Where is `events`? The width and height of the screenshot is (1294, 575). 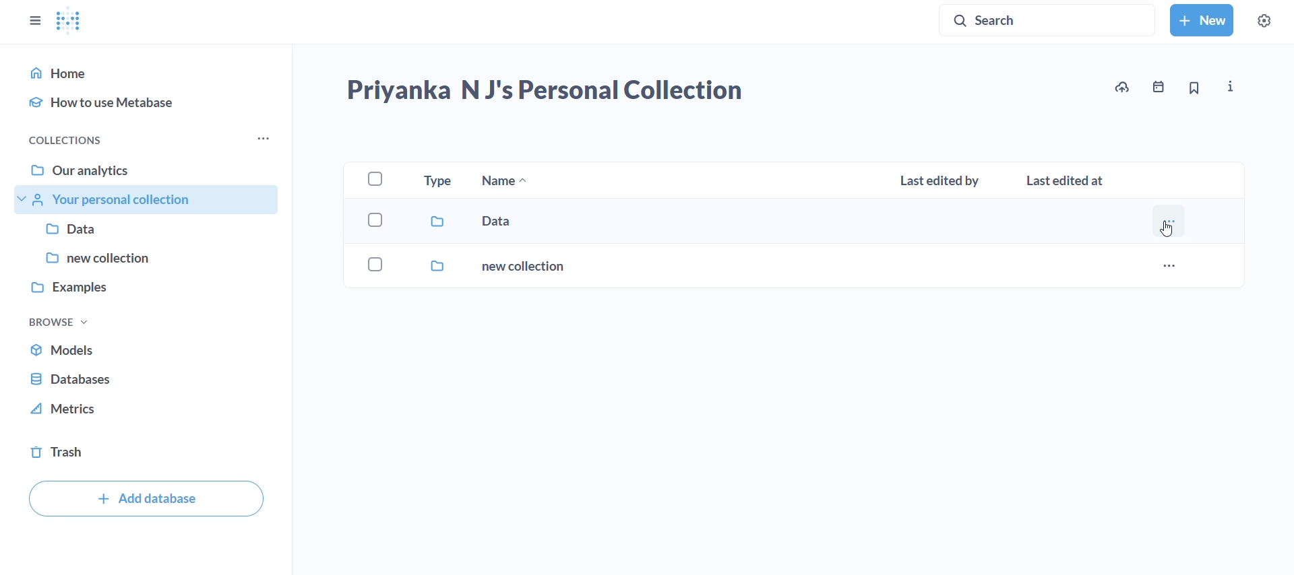
events is located at coordinates (1159, 88).